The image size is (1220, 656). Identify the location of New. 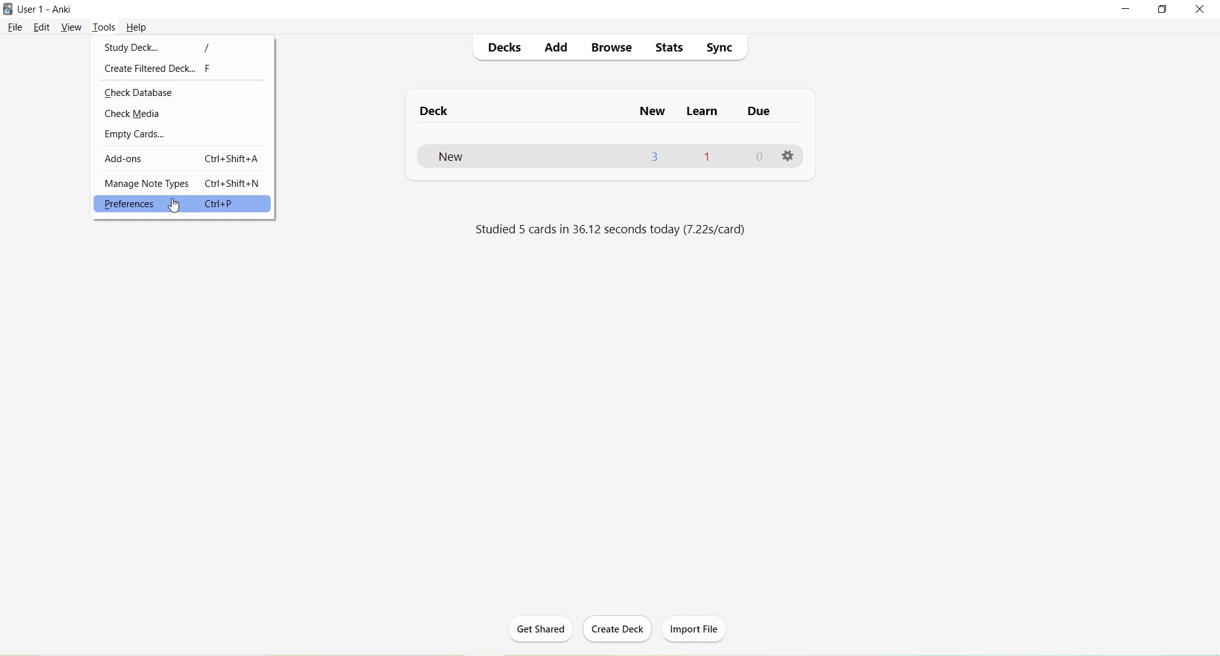
(654, 111).